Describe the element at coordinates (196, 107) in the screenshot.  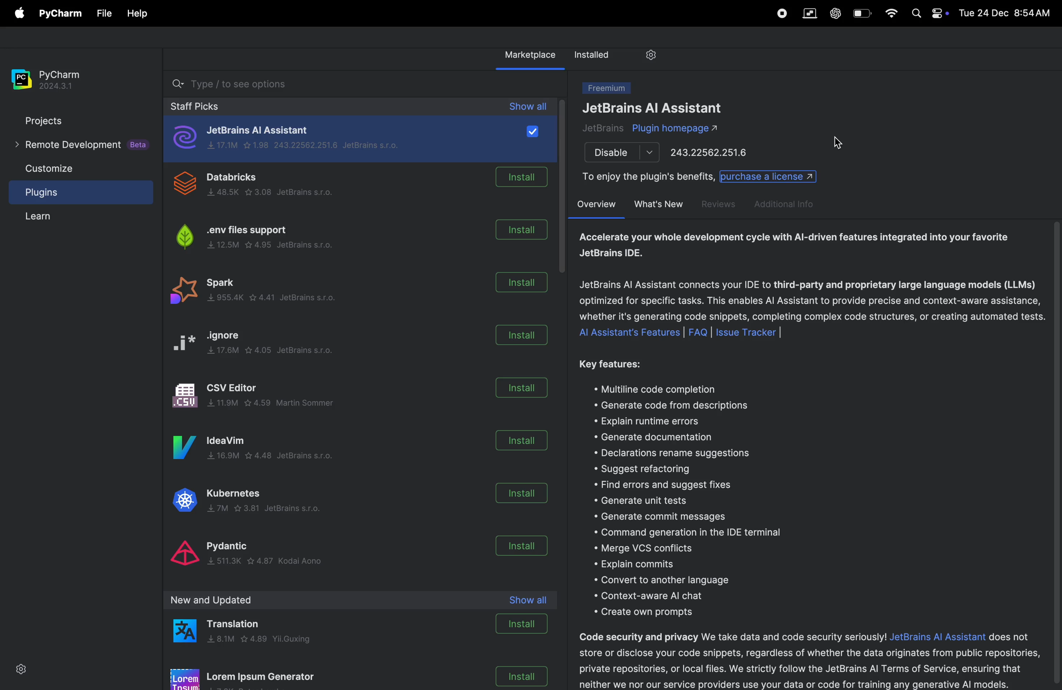
I see `staff picks` at that location.